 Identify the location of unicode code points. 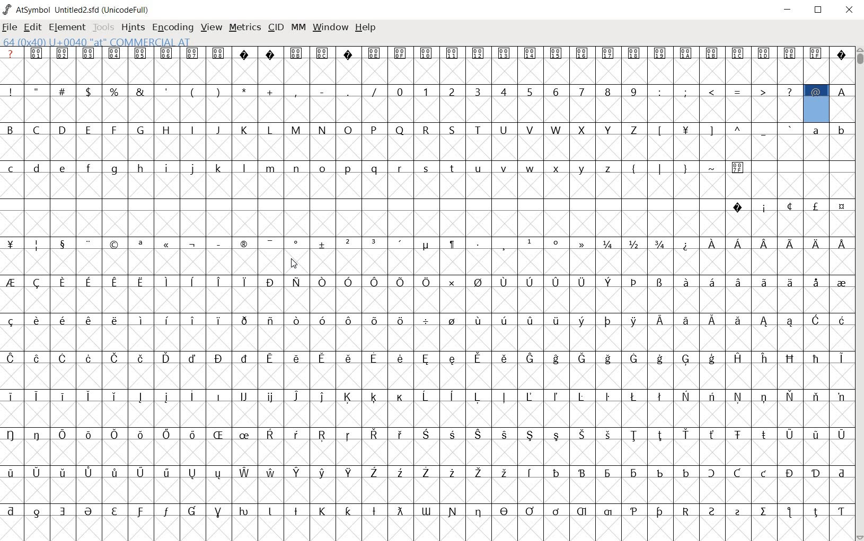
(127, 53).